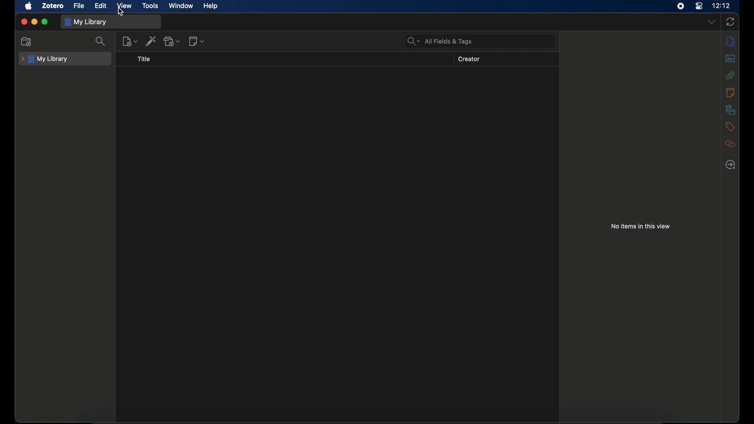 This screenshot has height=424, width=754. I want to click on minimize, so click(35, 22).